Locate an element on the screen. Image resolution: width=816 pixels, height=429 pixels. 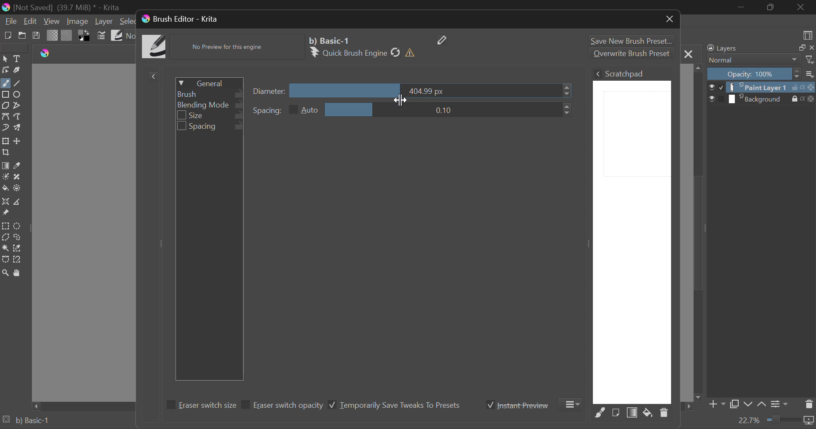
Similar Color Selector is located at coordinates (18, 249).